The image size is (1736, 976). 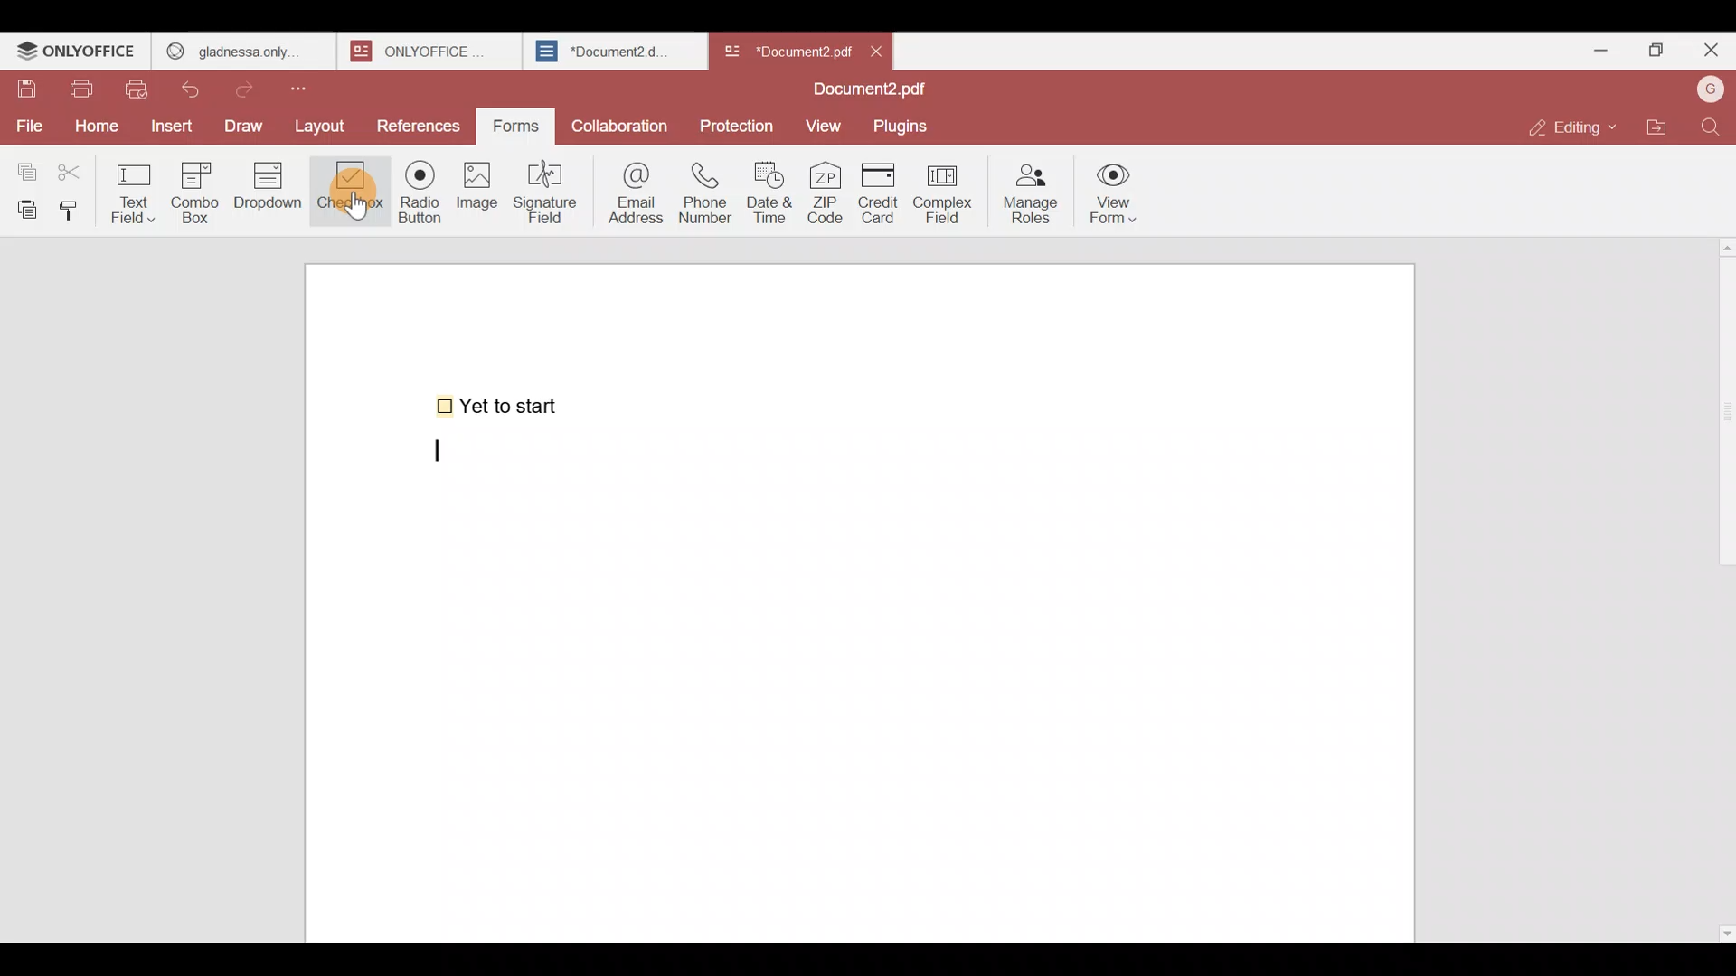 What do you see at coordinates (352, 206) in the screenshot?
I see `Cursor` at bounding box center [352, 206].